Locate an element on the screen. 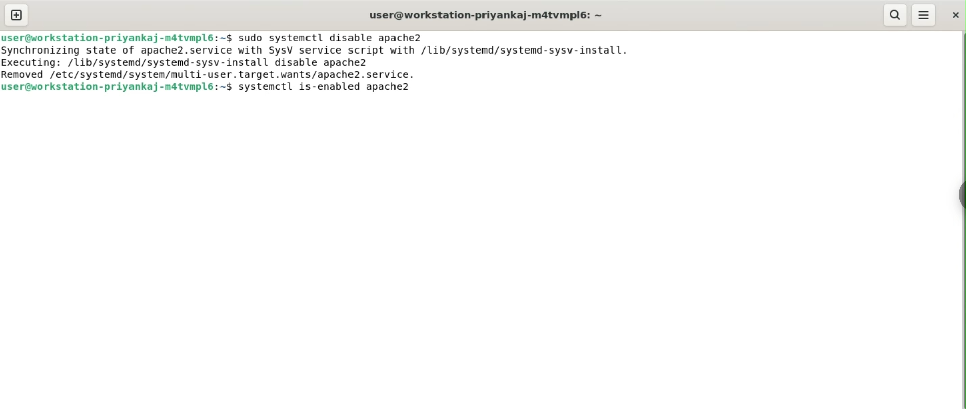  close is located at coordinates (954, 15).